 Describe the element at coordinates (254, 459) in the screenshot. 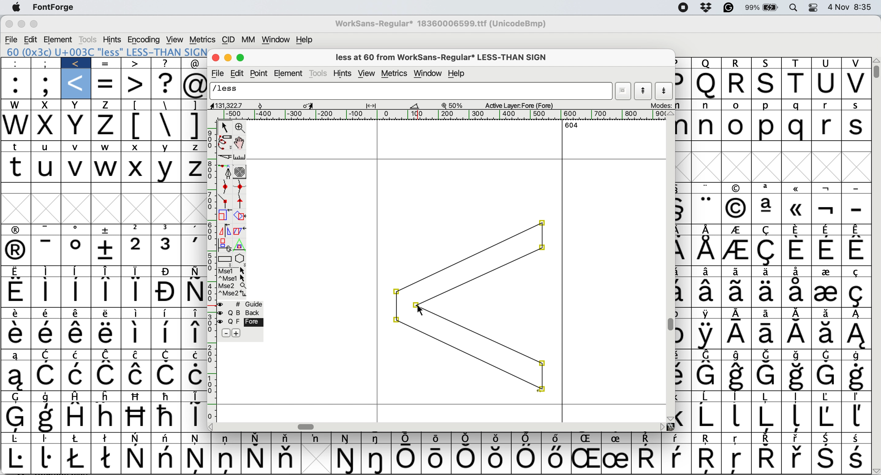

I see `Symbol` at that location.